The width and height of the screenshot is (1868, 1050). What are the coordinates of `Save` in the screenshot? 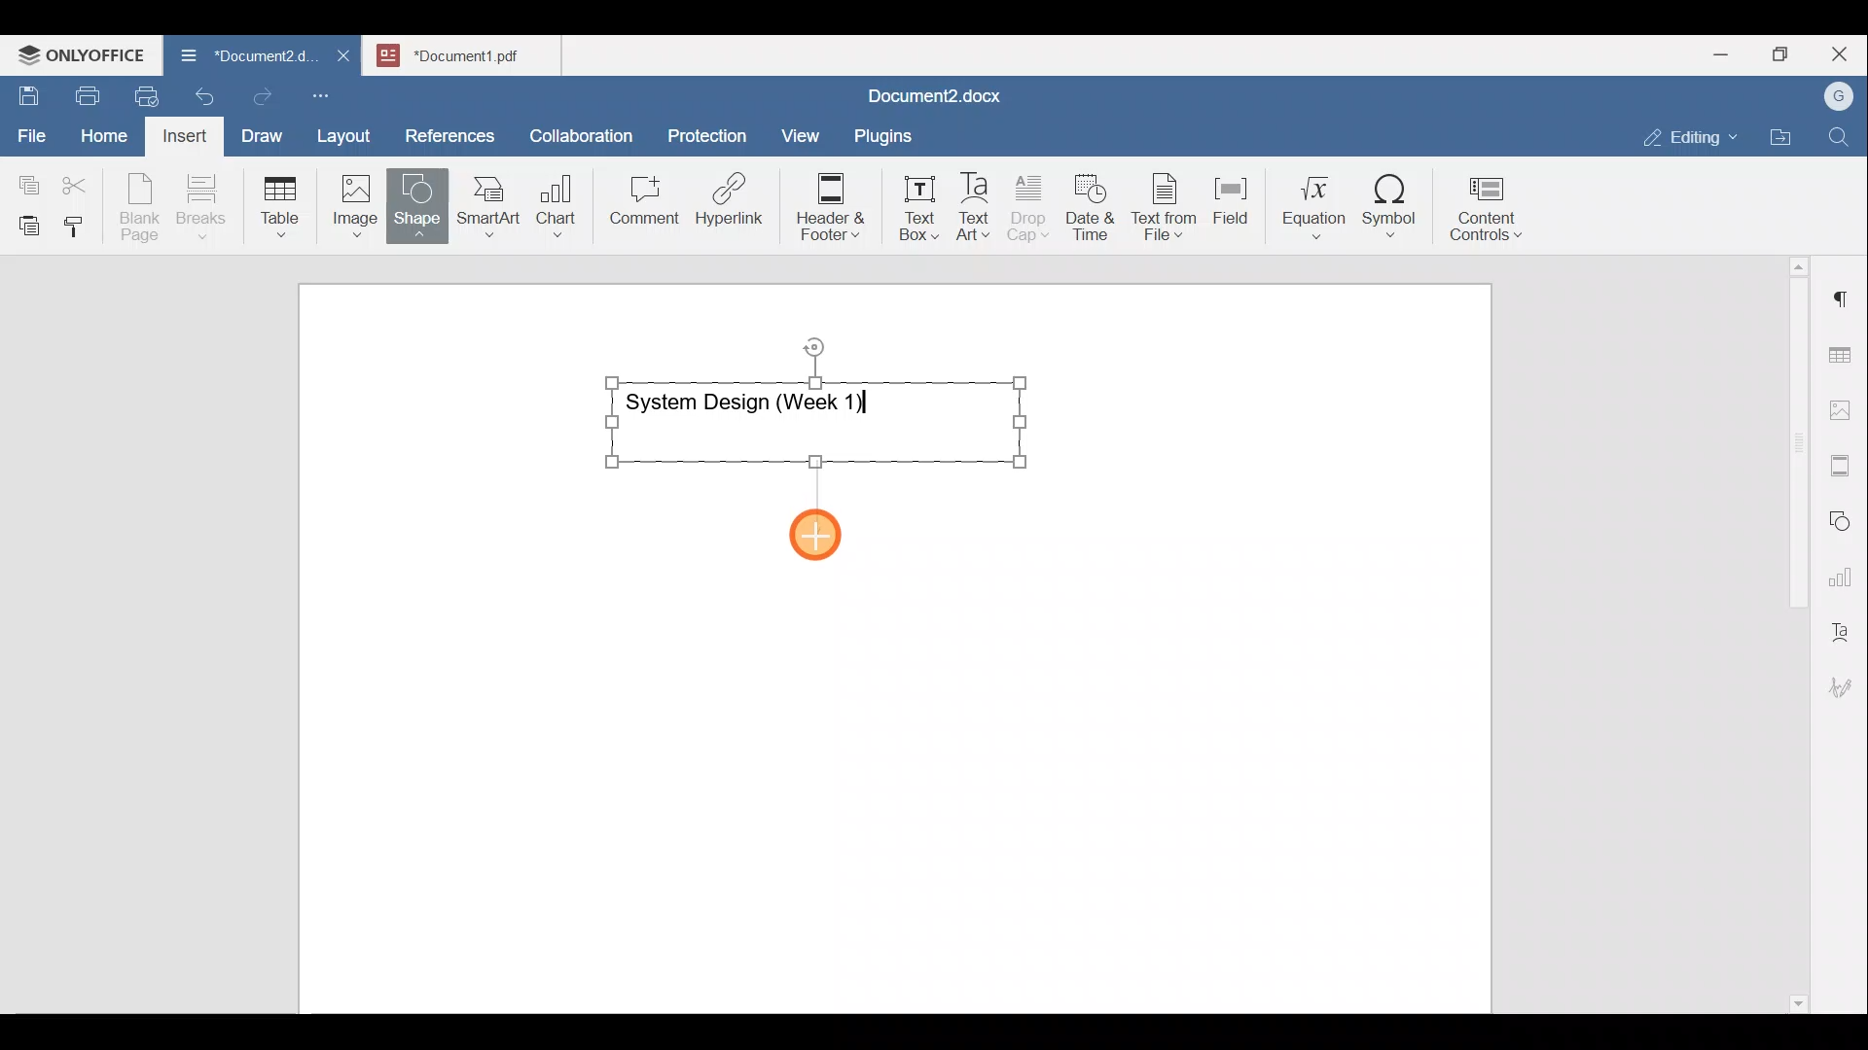 It's located at (27, 91).